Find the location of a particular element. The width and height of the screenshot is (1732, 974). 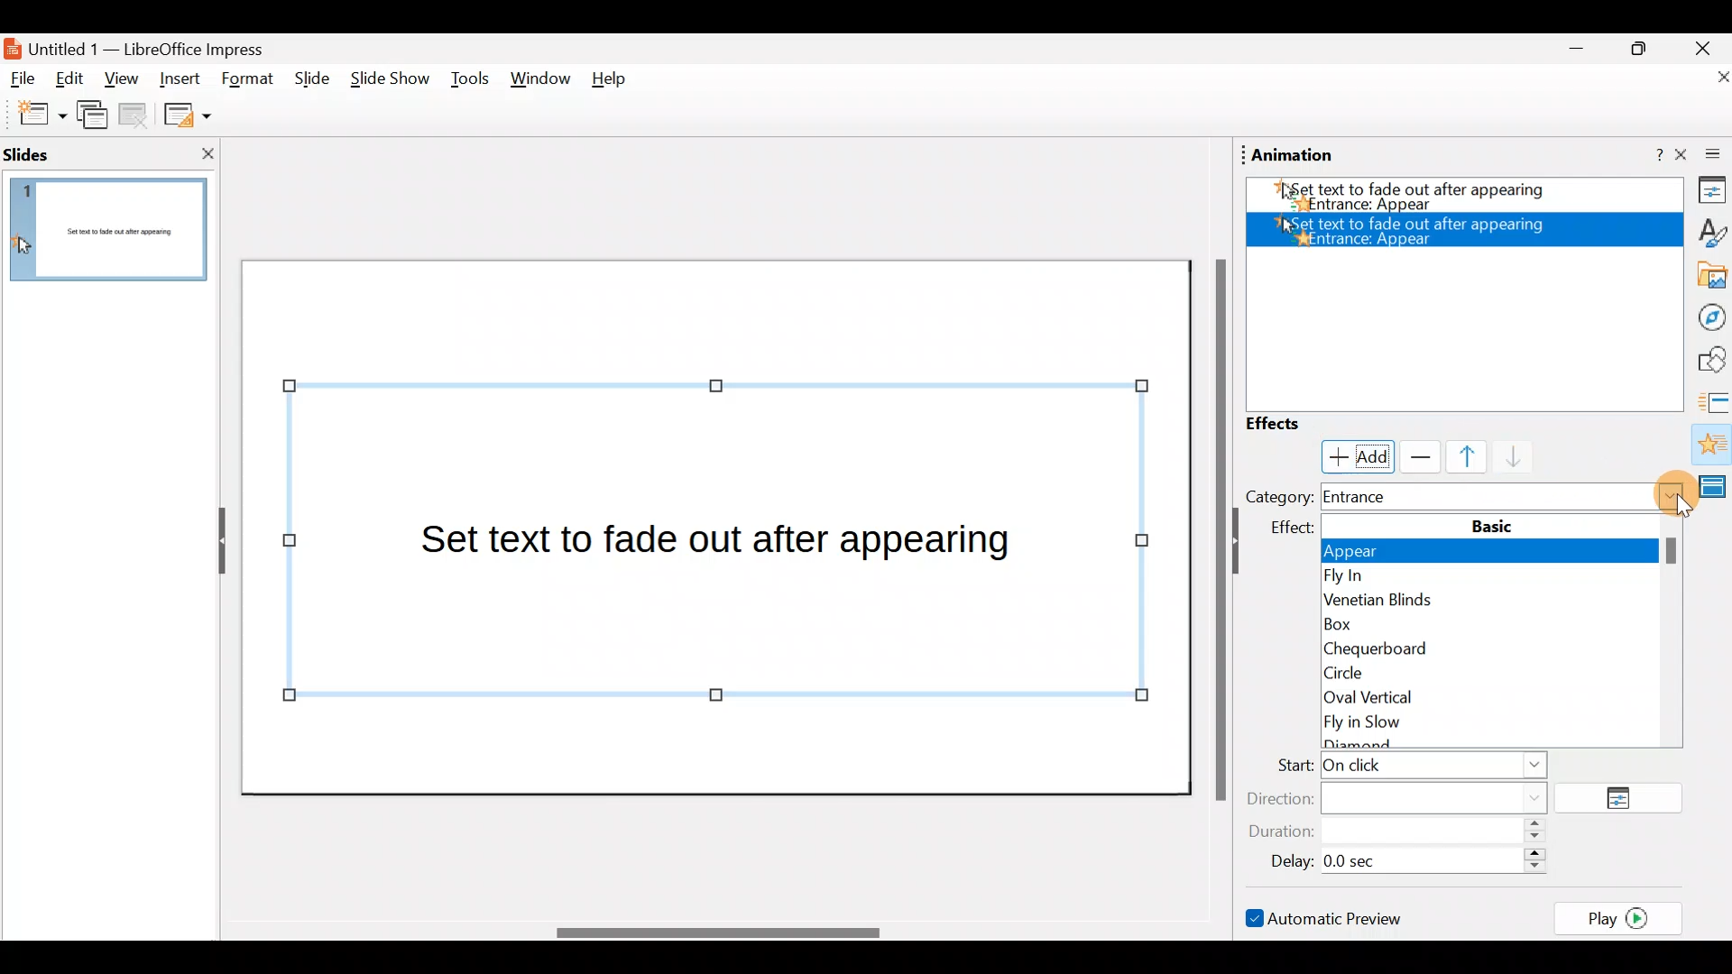

Close sidebar deck is located at coordinates (1705, 155).